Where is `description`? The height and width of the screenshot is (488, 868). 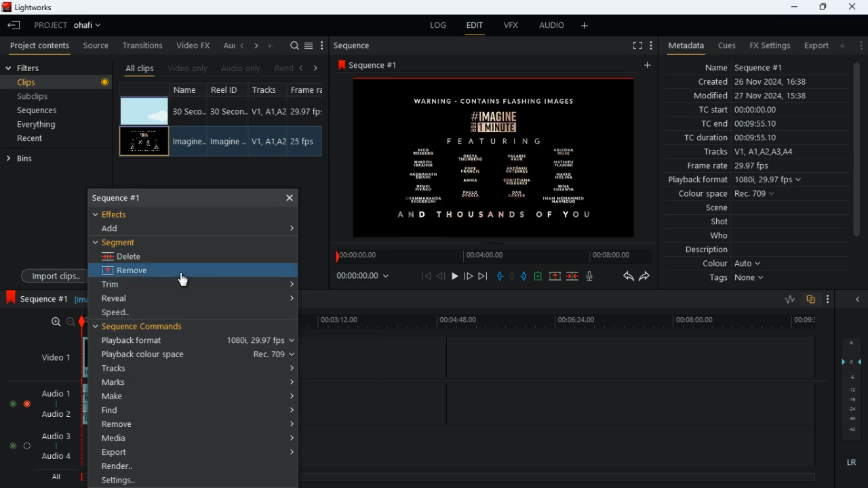 description is located at coordinates (701, 251).